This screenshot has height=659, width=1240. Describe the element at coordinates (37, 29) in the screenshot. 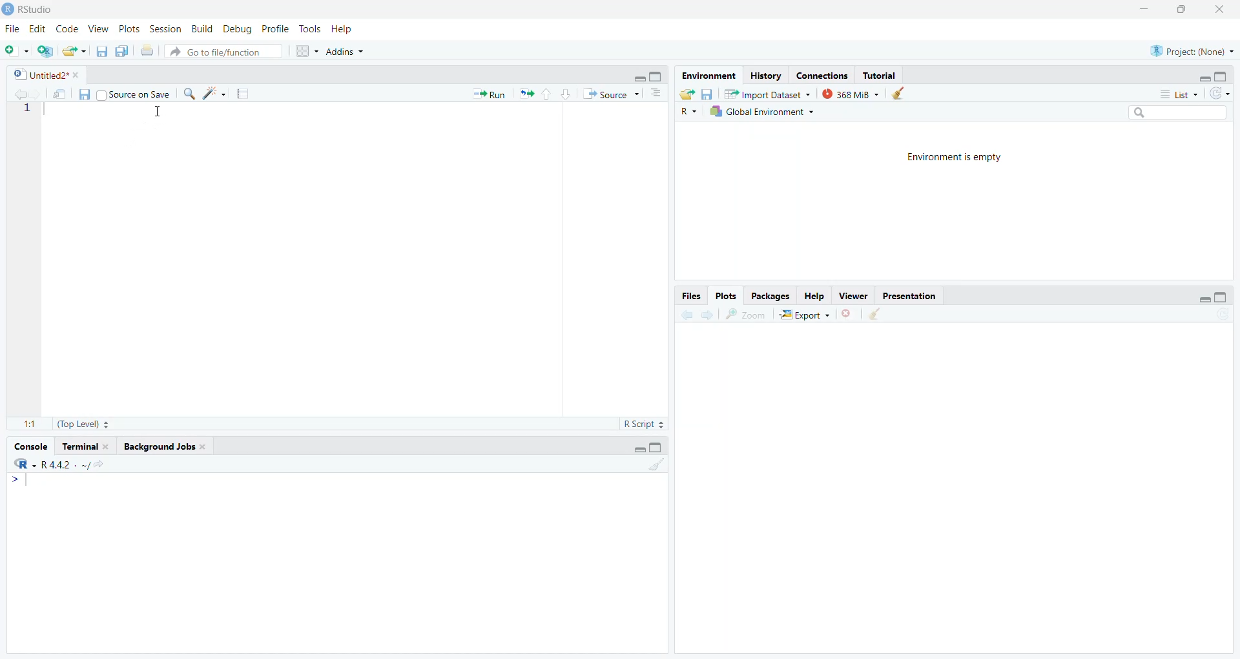

I see `Edit` at that location.